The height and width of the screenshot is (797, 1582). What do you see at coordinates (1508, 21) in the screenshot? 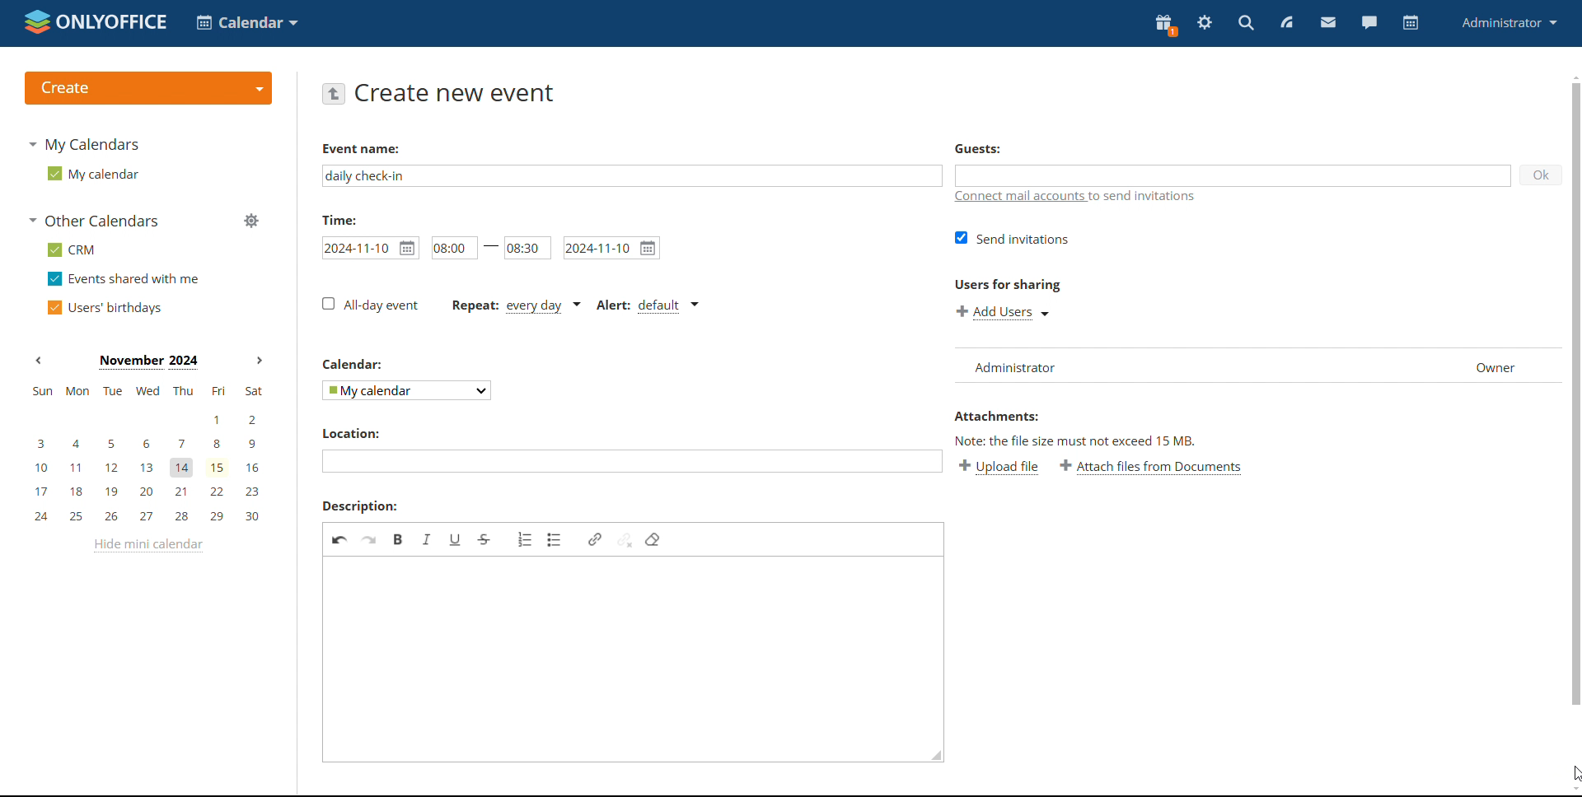
I see `administrator` at bounding box center [1508, 21].